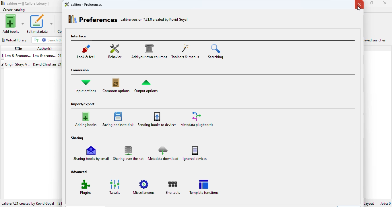 The image size is (392, 207). Describe the element at coordinates (204, 187) in the screenshot. I see `template functions` at that location.